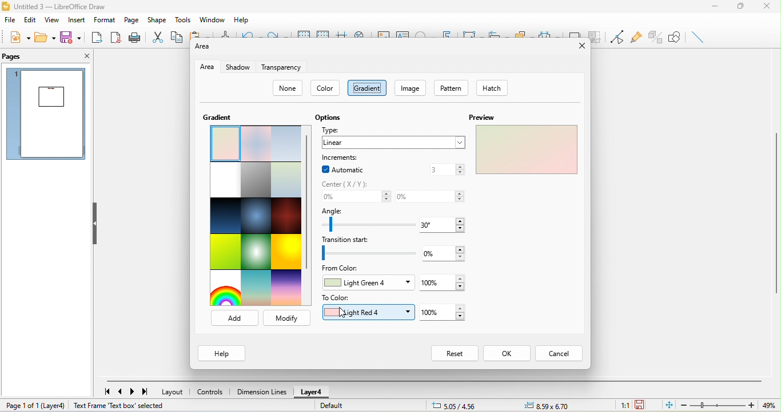 This screenshot has width=781, height=412. I want to click on set to color-100%, so click(446, 313).